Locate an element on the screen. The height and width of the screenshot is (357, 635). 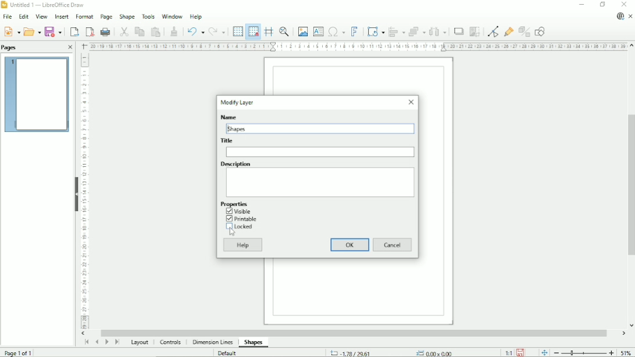
Controls is located at coordinates (172, 343).